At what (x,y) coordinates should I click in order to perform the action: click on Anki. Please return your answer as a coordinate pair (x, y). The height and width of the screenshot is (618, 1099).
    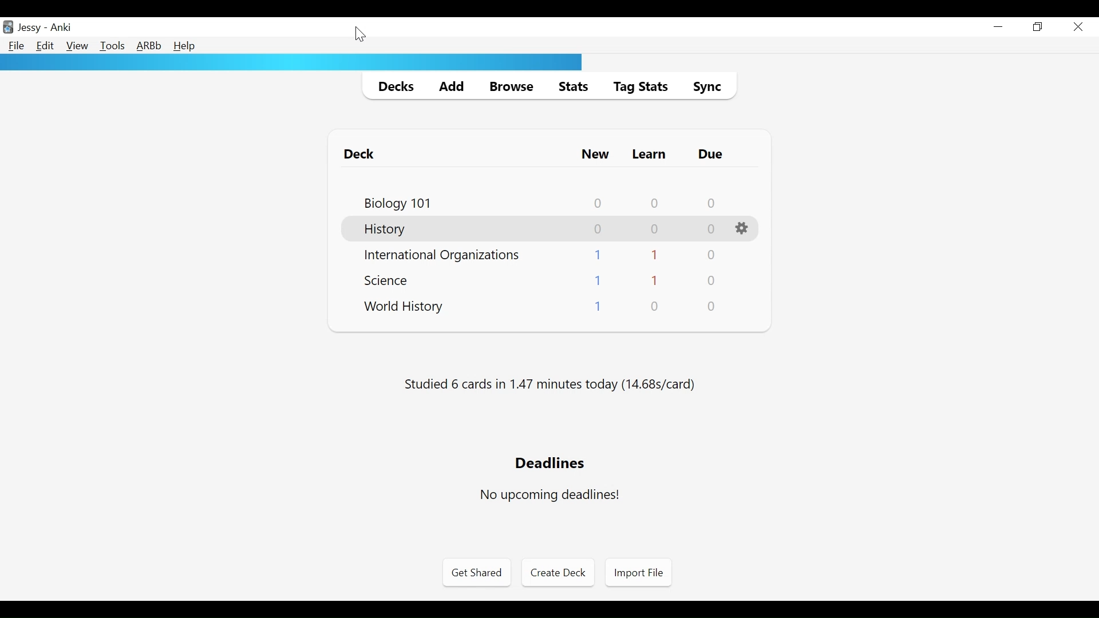
    Looking at the image, I should click on (60, 28).